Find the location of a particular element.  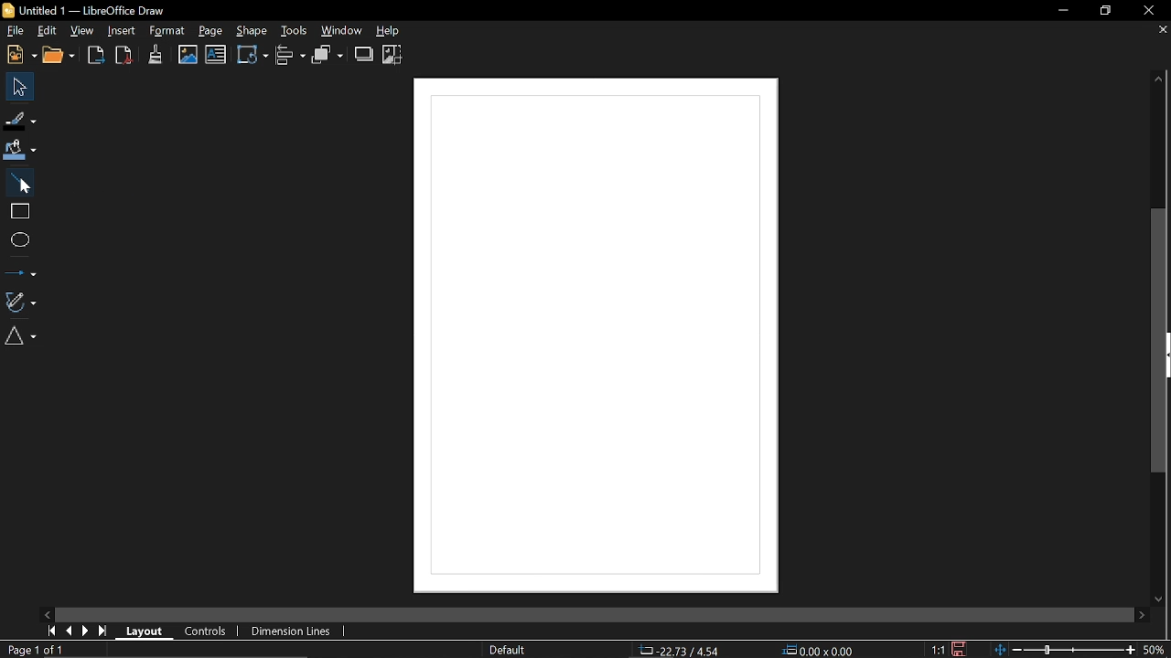

Move left is located at coordinates (49, 613).